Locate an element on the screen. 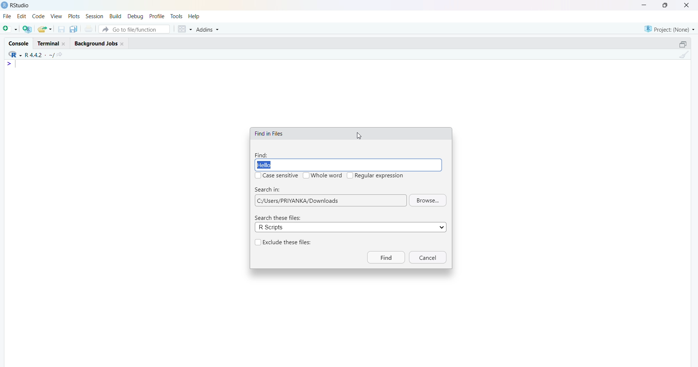  Find in Files is located at coordinates (269, 134).